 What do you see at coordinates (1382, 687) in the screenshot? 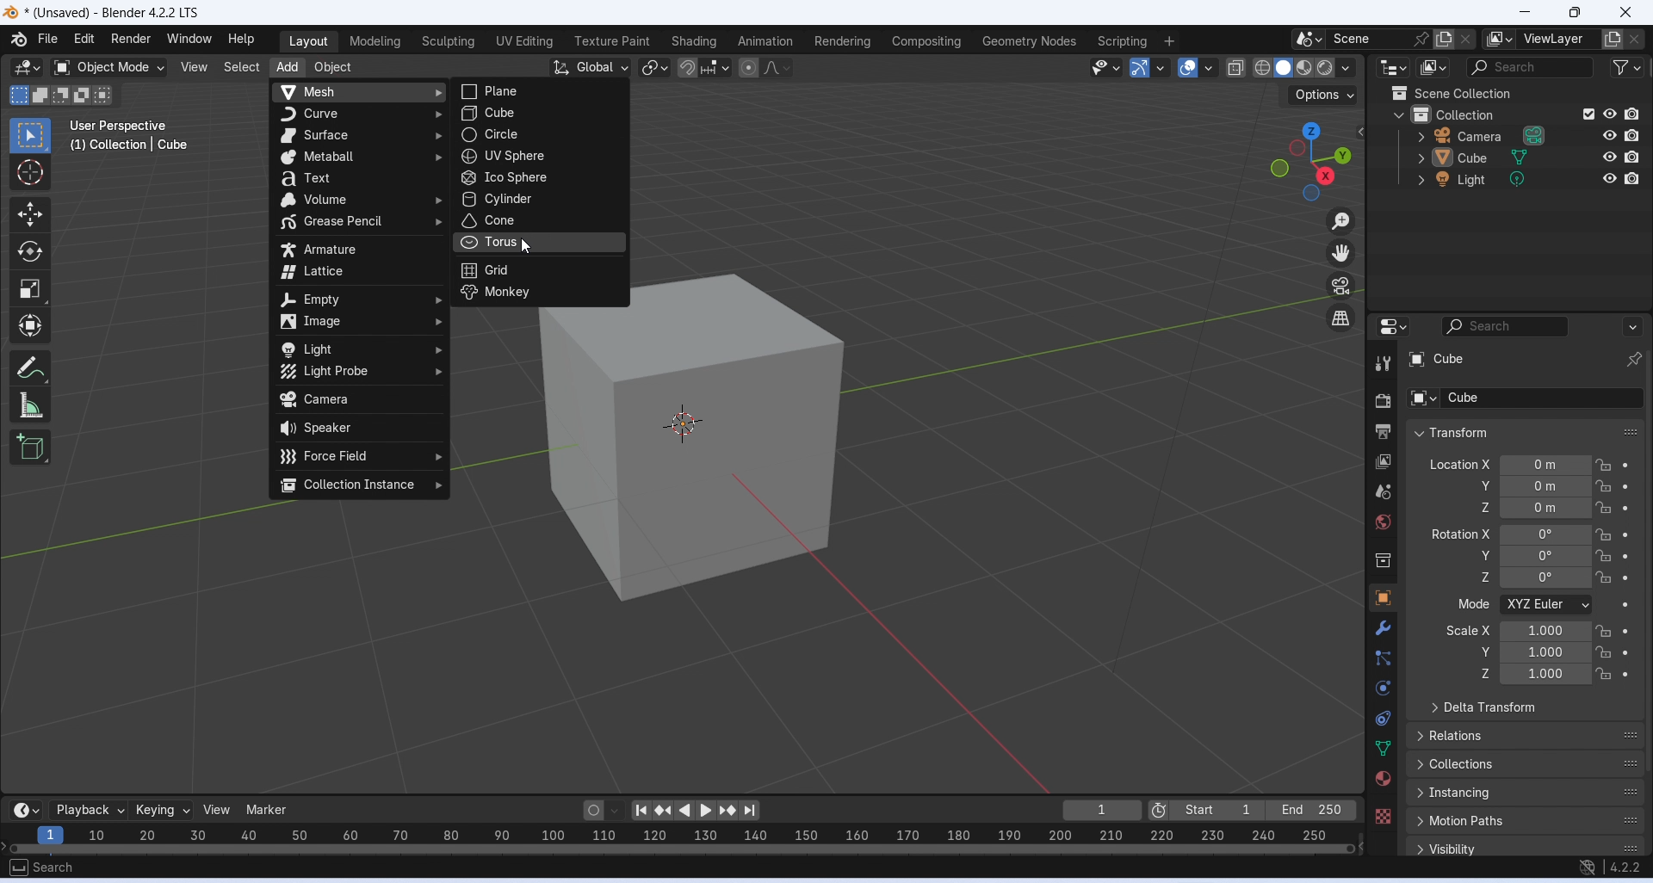
I see `Physics` at bounding box center [1382, 687].